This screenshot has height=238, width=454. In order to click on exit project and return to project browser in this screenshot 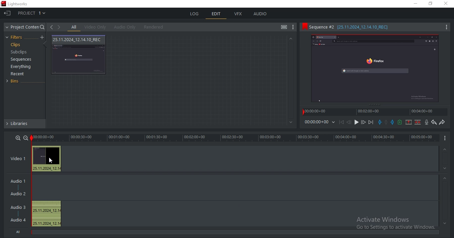, I will do `click(7, 14)`.